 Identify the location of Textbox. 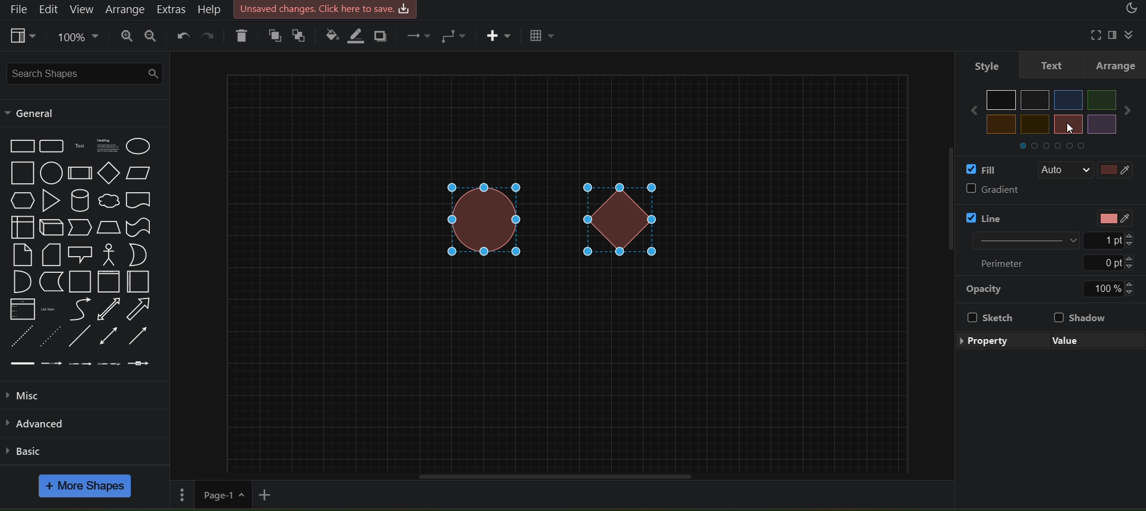
(107, 146).